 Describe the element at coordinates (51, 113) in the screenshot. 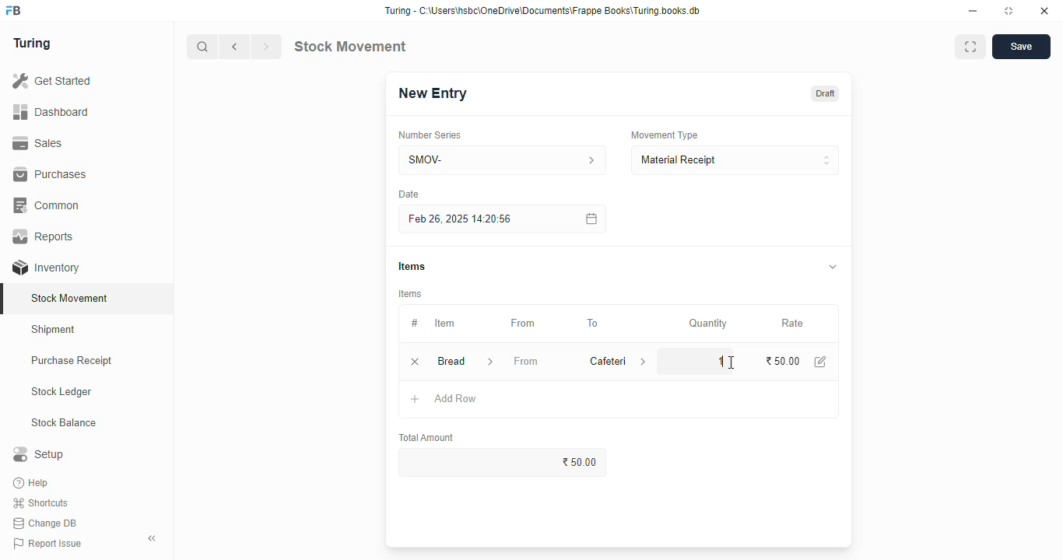

I see `dashboard` at that location.